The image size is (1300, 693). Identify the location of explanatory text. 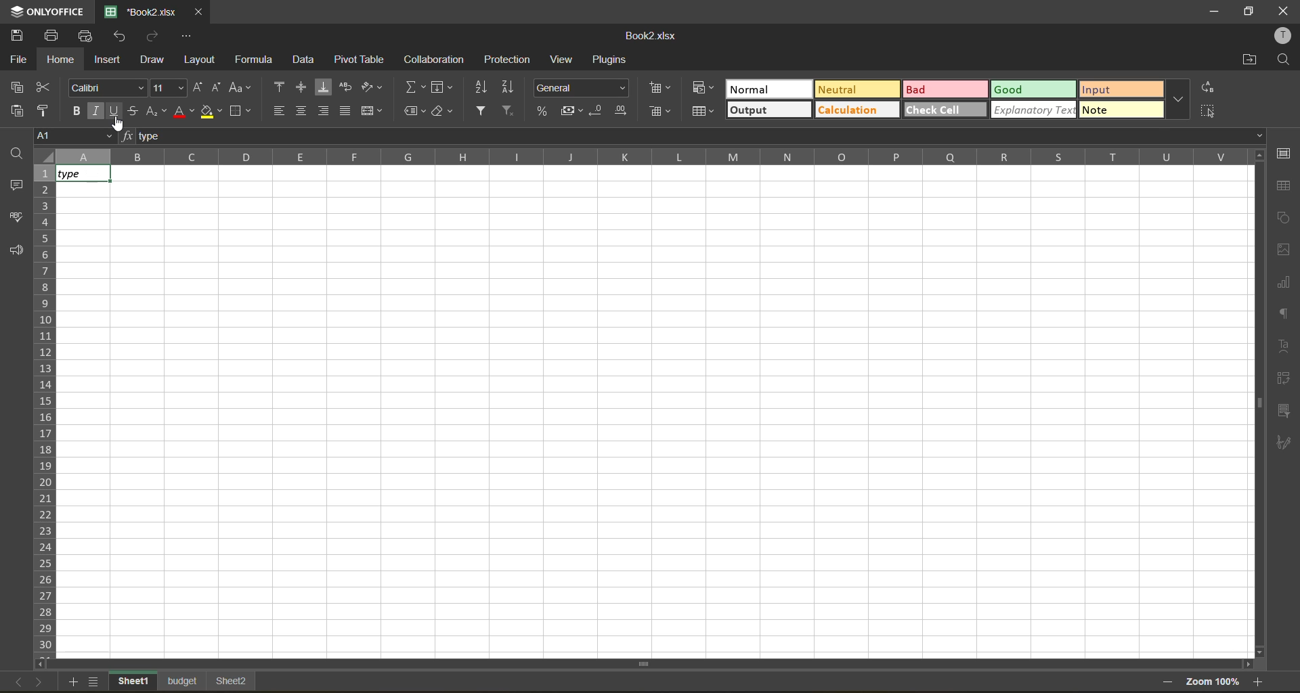
(1035, 110).